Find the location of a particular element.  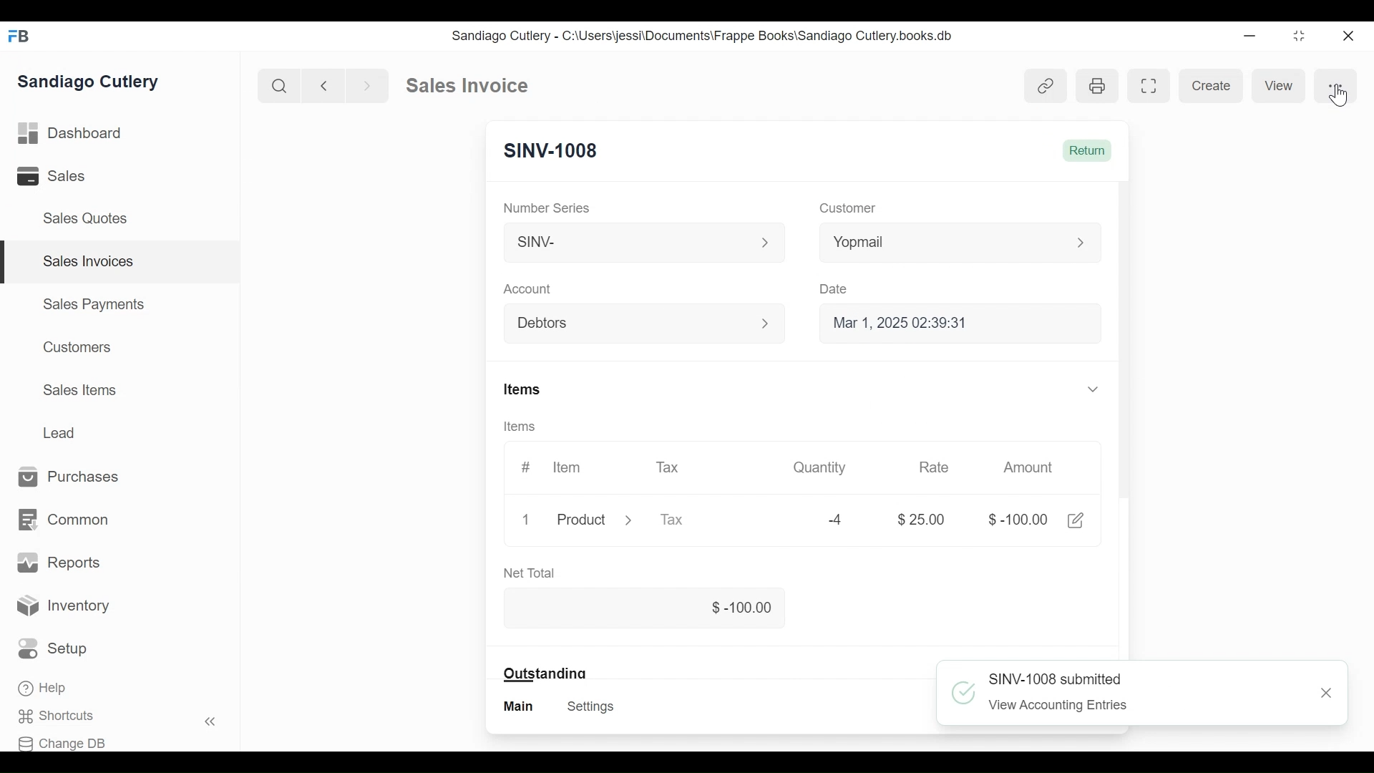

Rate is located at coordinates (934, 467).